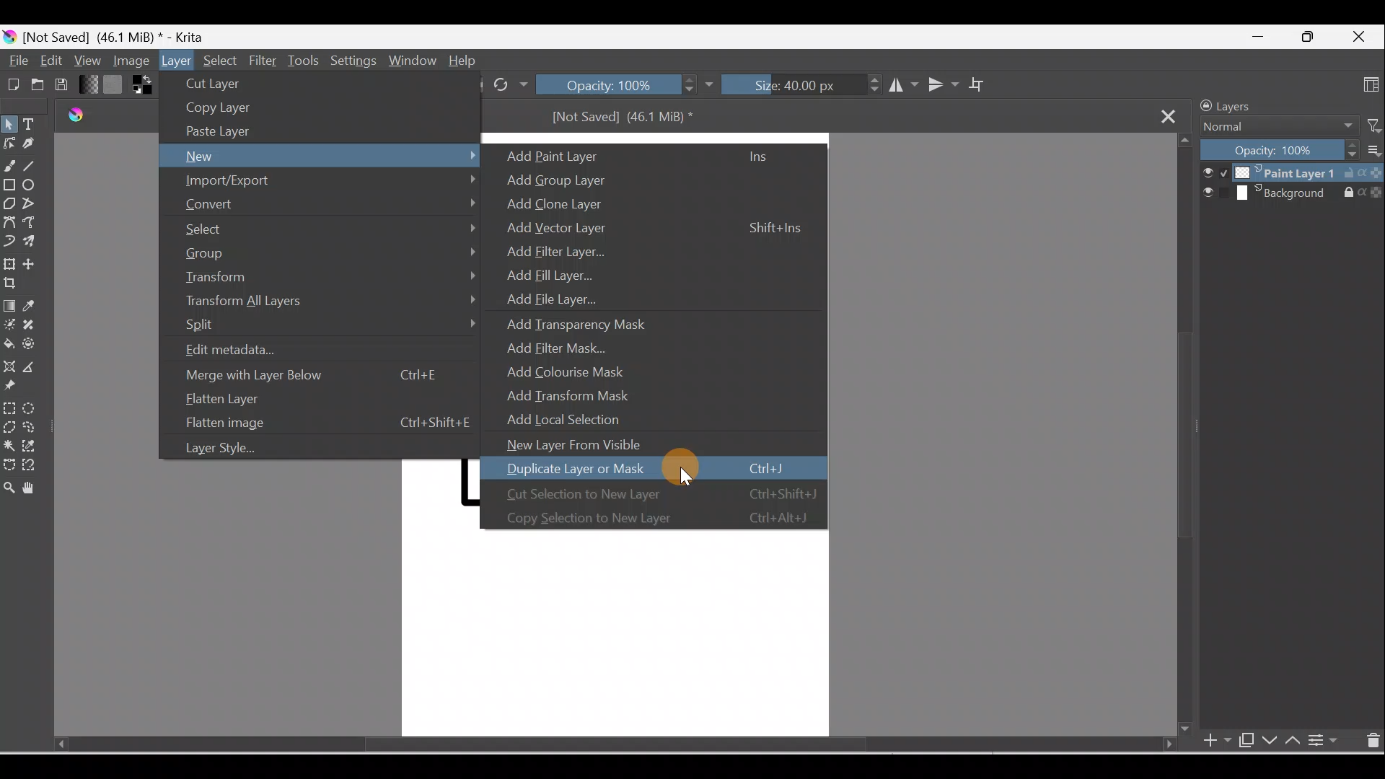 Image resolution: width=1385 pixels, height=779 pixels. Describe the element at coordinates (309, 401) in the screenshot. I see `Flatten layer` at that location.